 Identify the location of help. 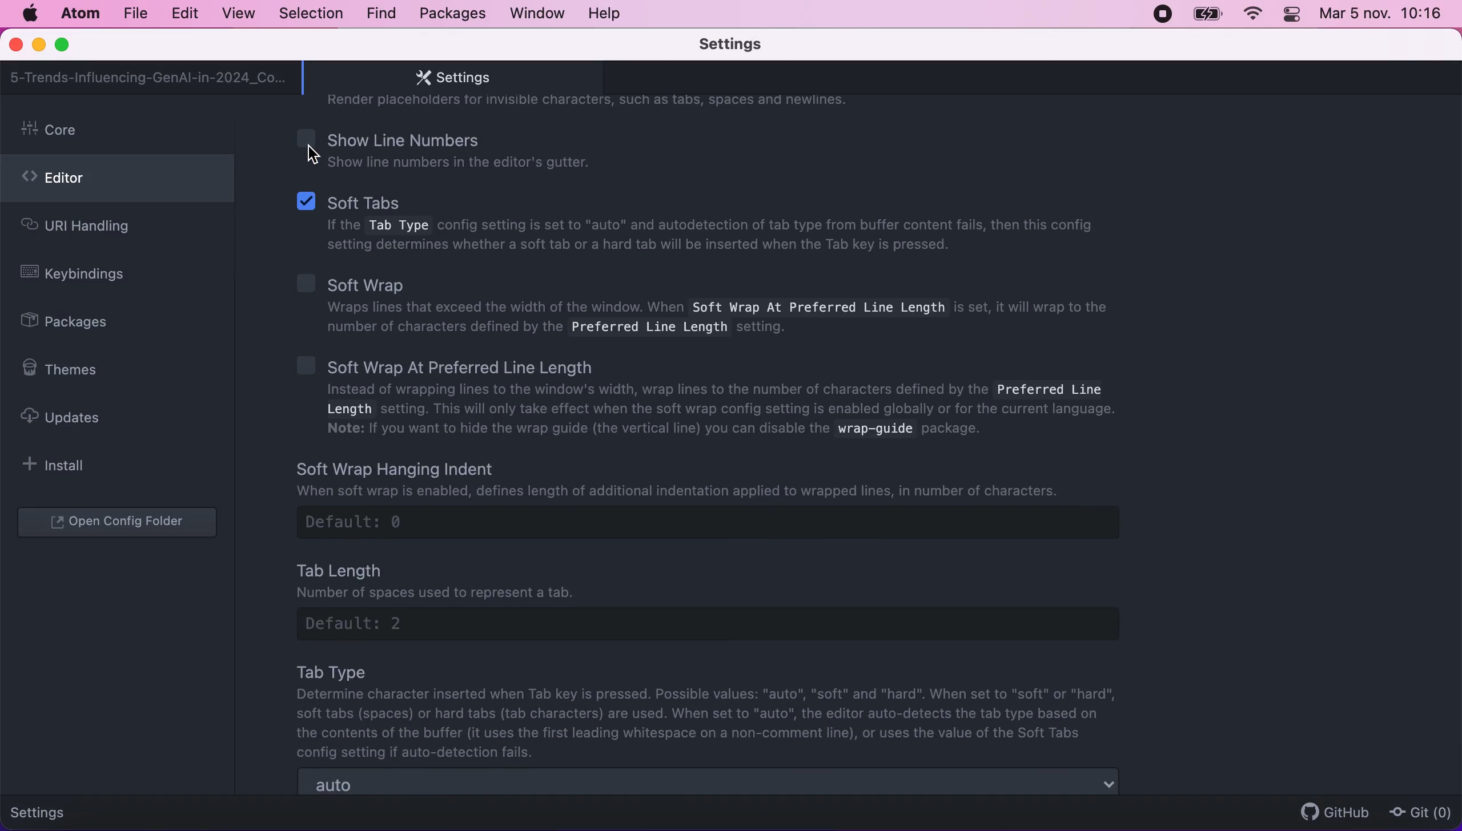
(608, 13).